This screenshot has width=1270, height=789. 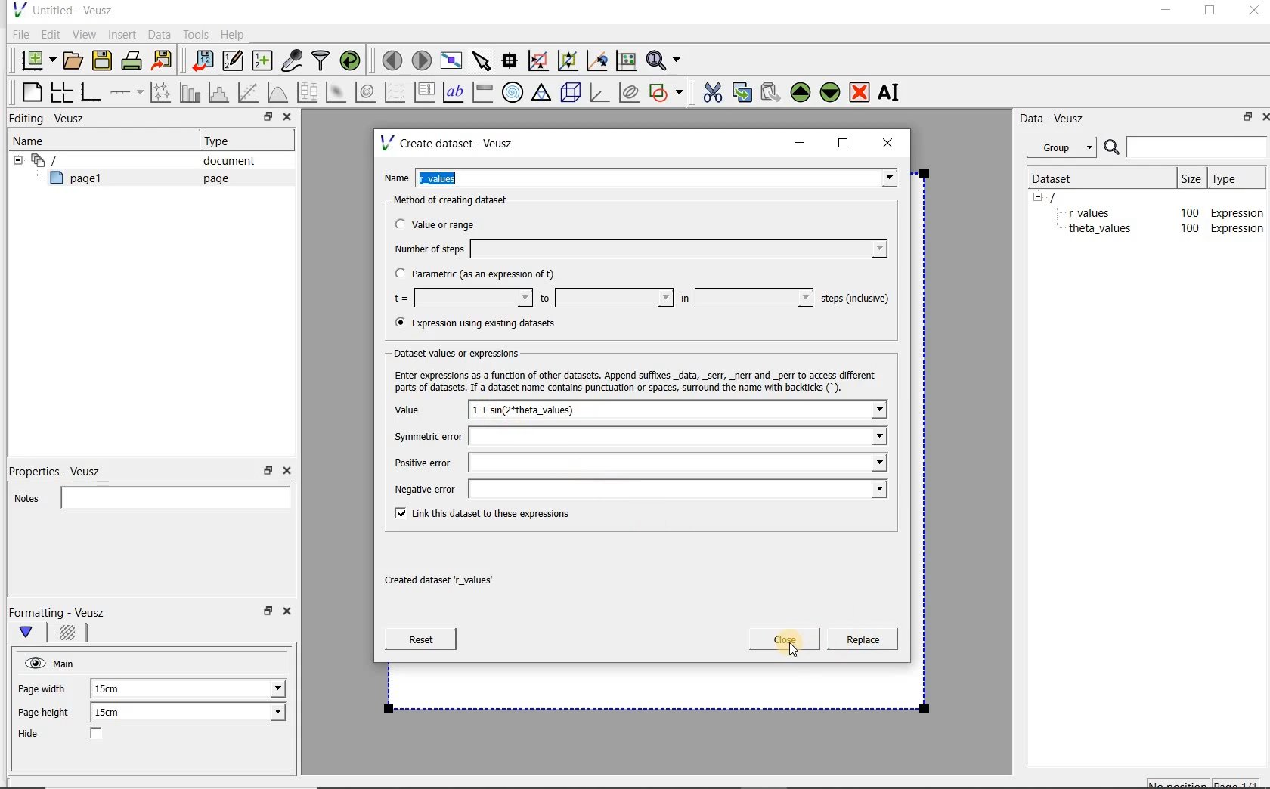 I want to click on Page width dropdown, so click(x=261, y=688).